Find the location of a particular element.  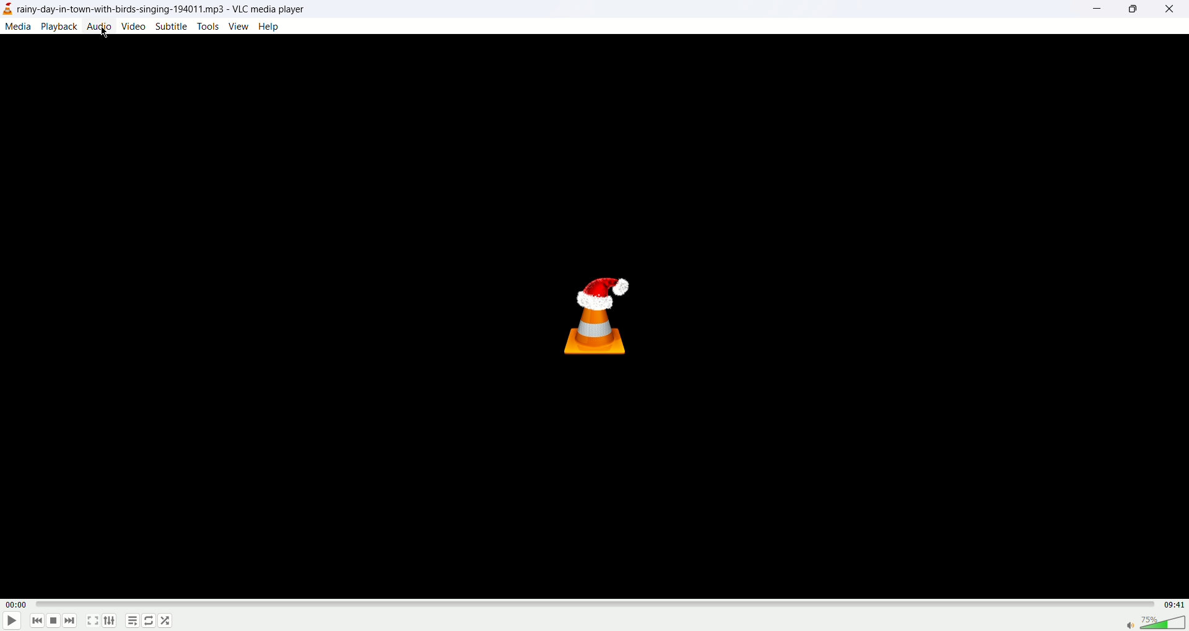

view is located at coordinates (238, 27).